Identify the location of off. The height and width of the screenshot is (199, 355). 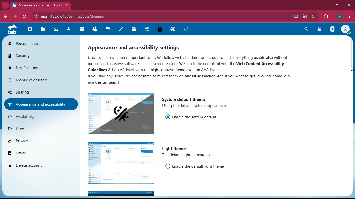
(121, 163).